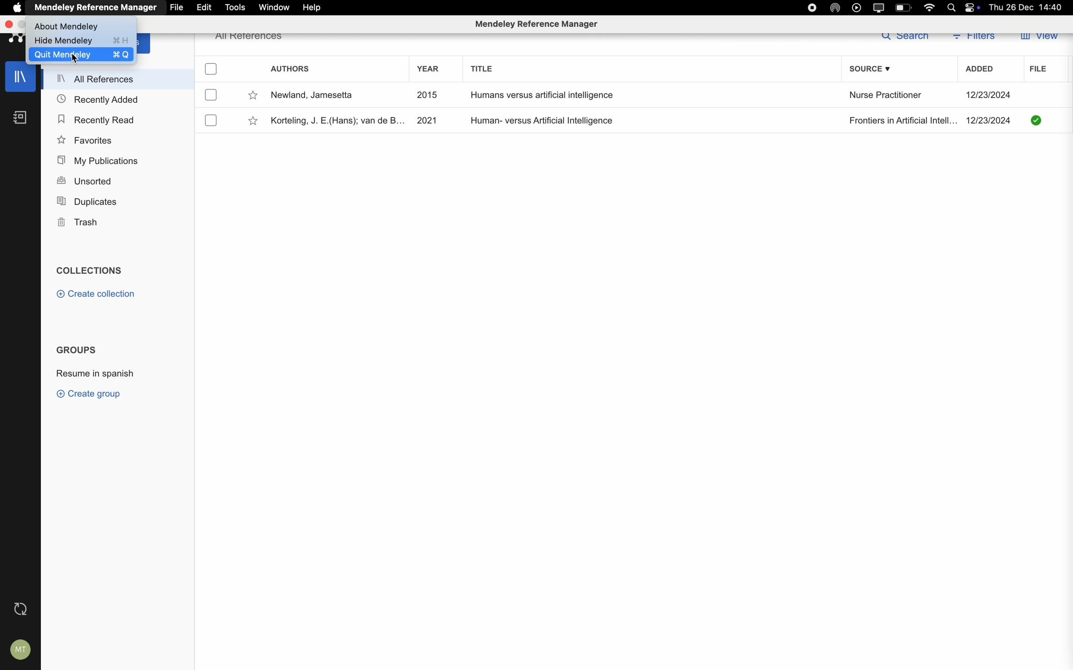  I want to click on 2015, so click(427, 94).